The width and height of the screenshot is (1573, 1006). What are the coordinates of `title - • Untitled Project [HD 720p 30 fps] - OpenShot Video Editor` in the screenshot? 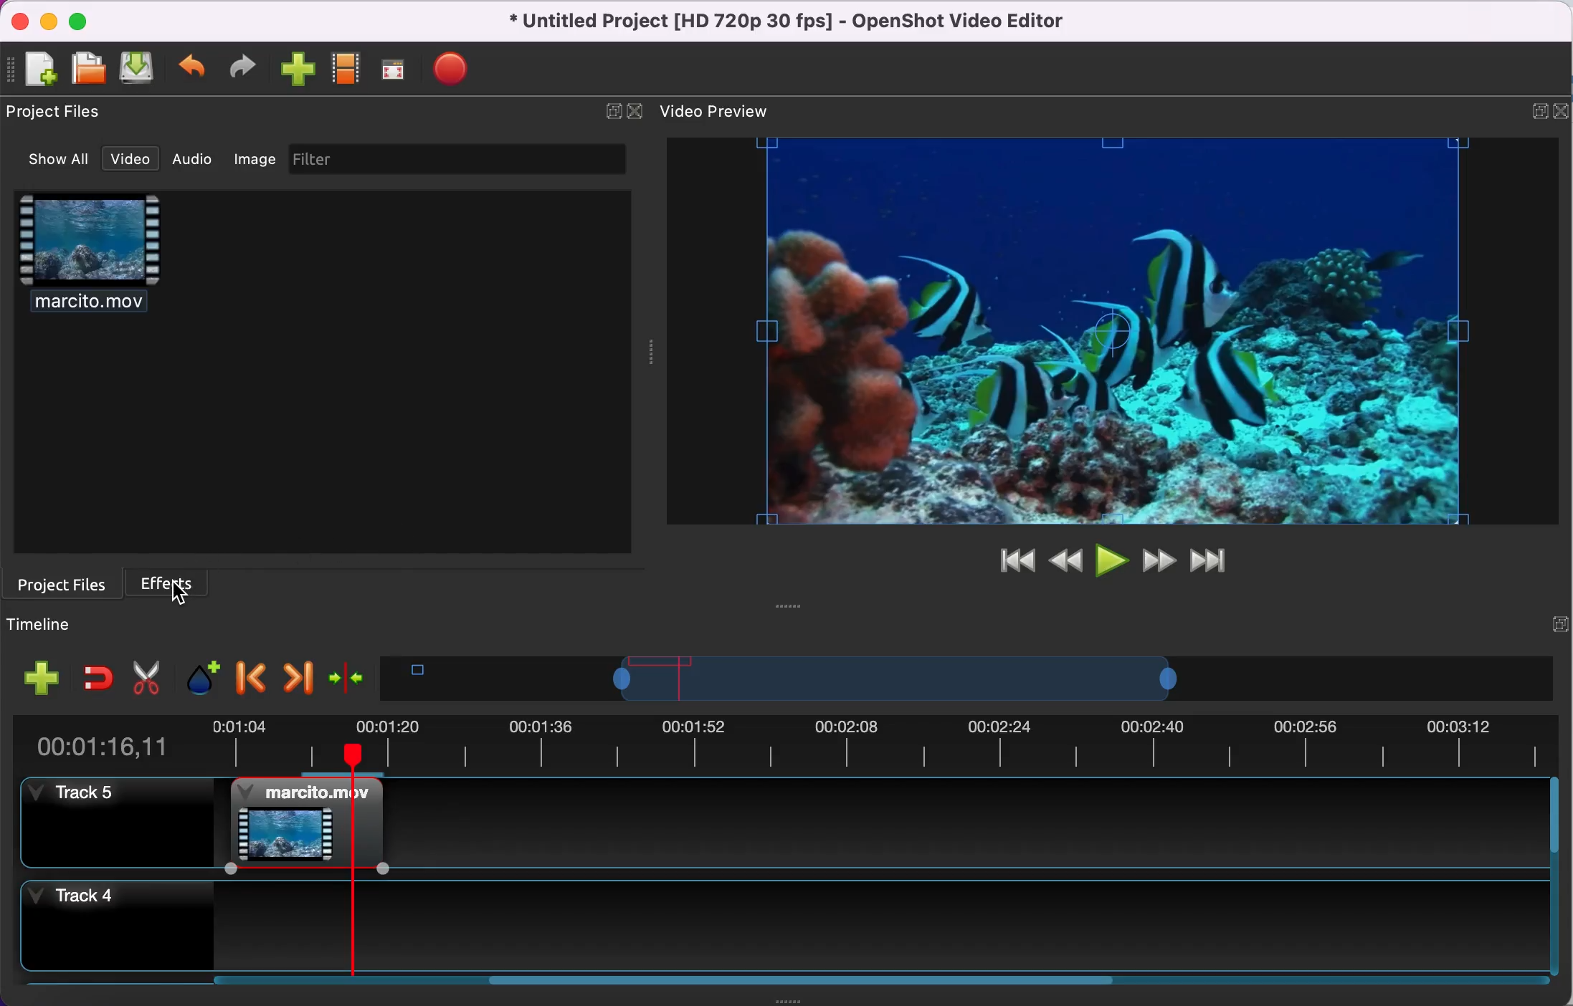 It's located at (779, 21).